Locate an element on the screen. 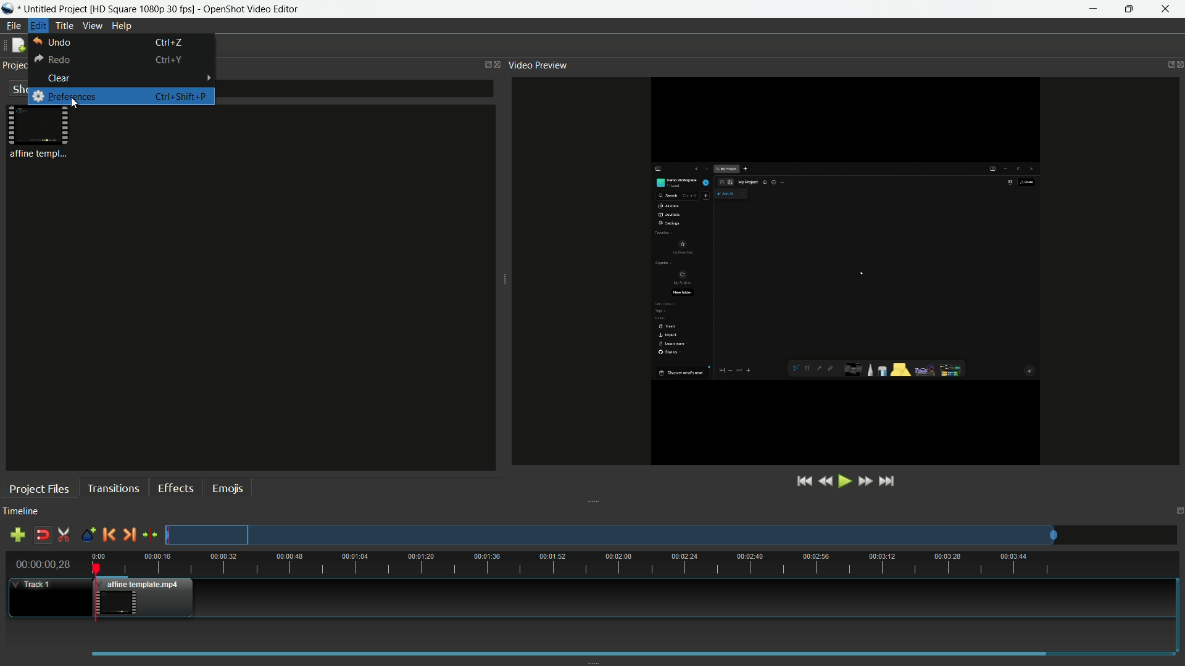  track 1 is located at coordinates (35, 585).